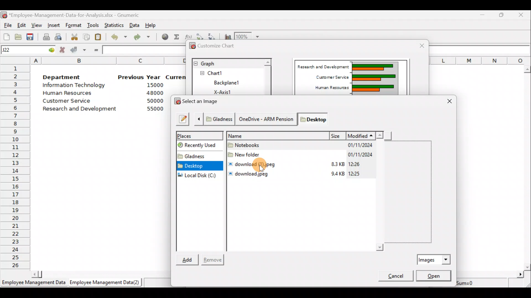 The width and height of the screenshot is (531, 298). What do you see at coordinates (189, 36) in the screenshot?
I see `Edit a function in the current cell` at bounding box center [189, 36].